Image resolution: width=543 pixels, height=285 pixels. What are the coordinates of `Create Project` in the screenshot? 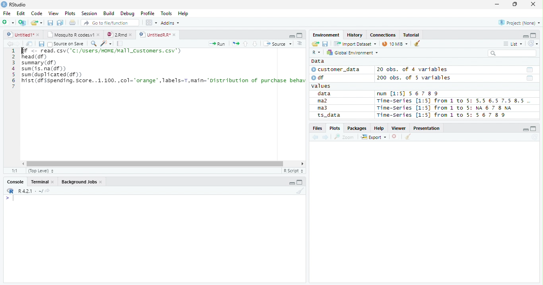 It's located at (23, 23).